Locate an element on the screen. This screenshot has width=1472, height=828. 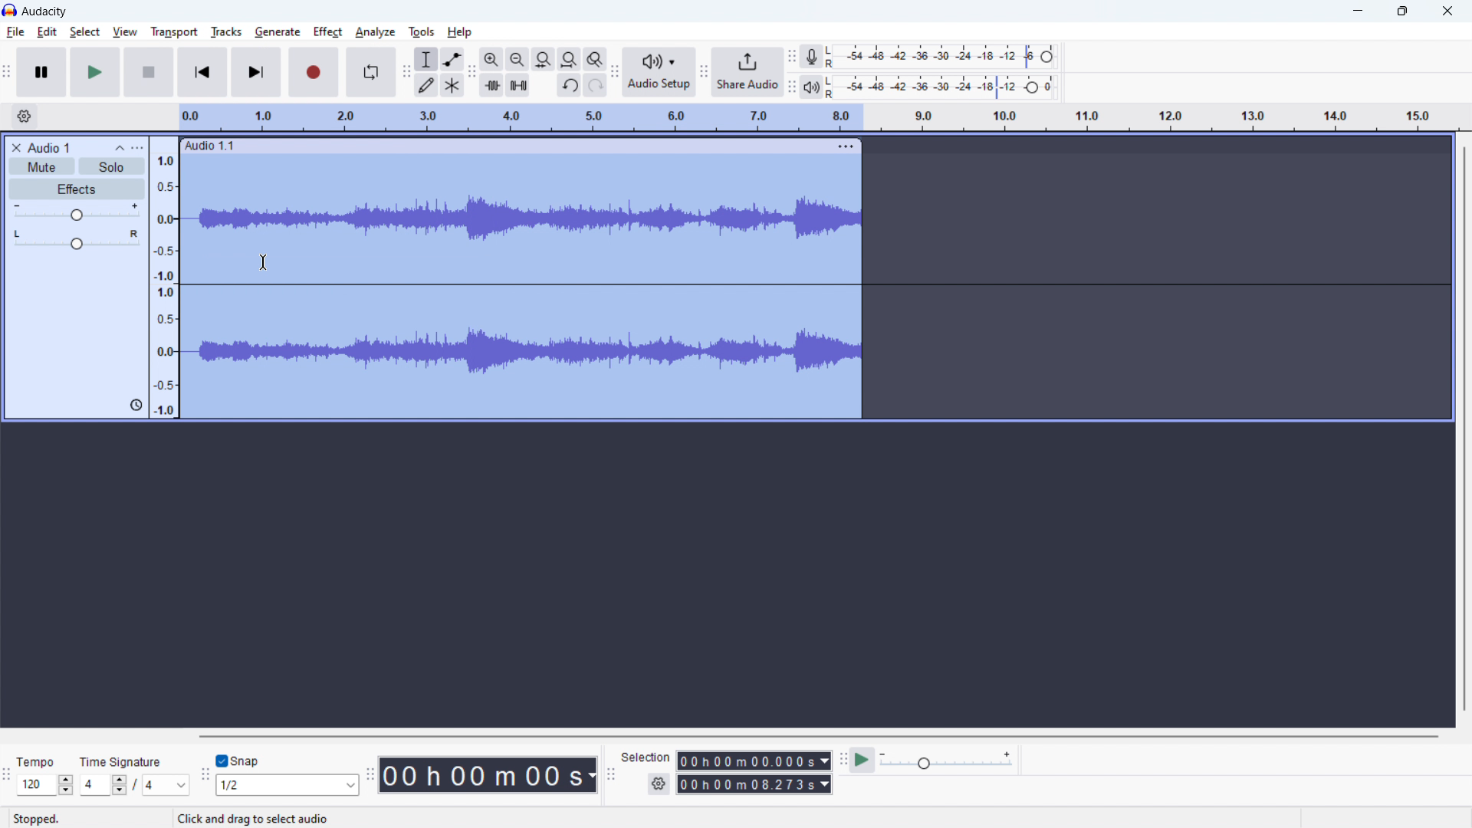
gain is located at coordinates (77, 212).